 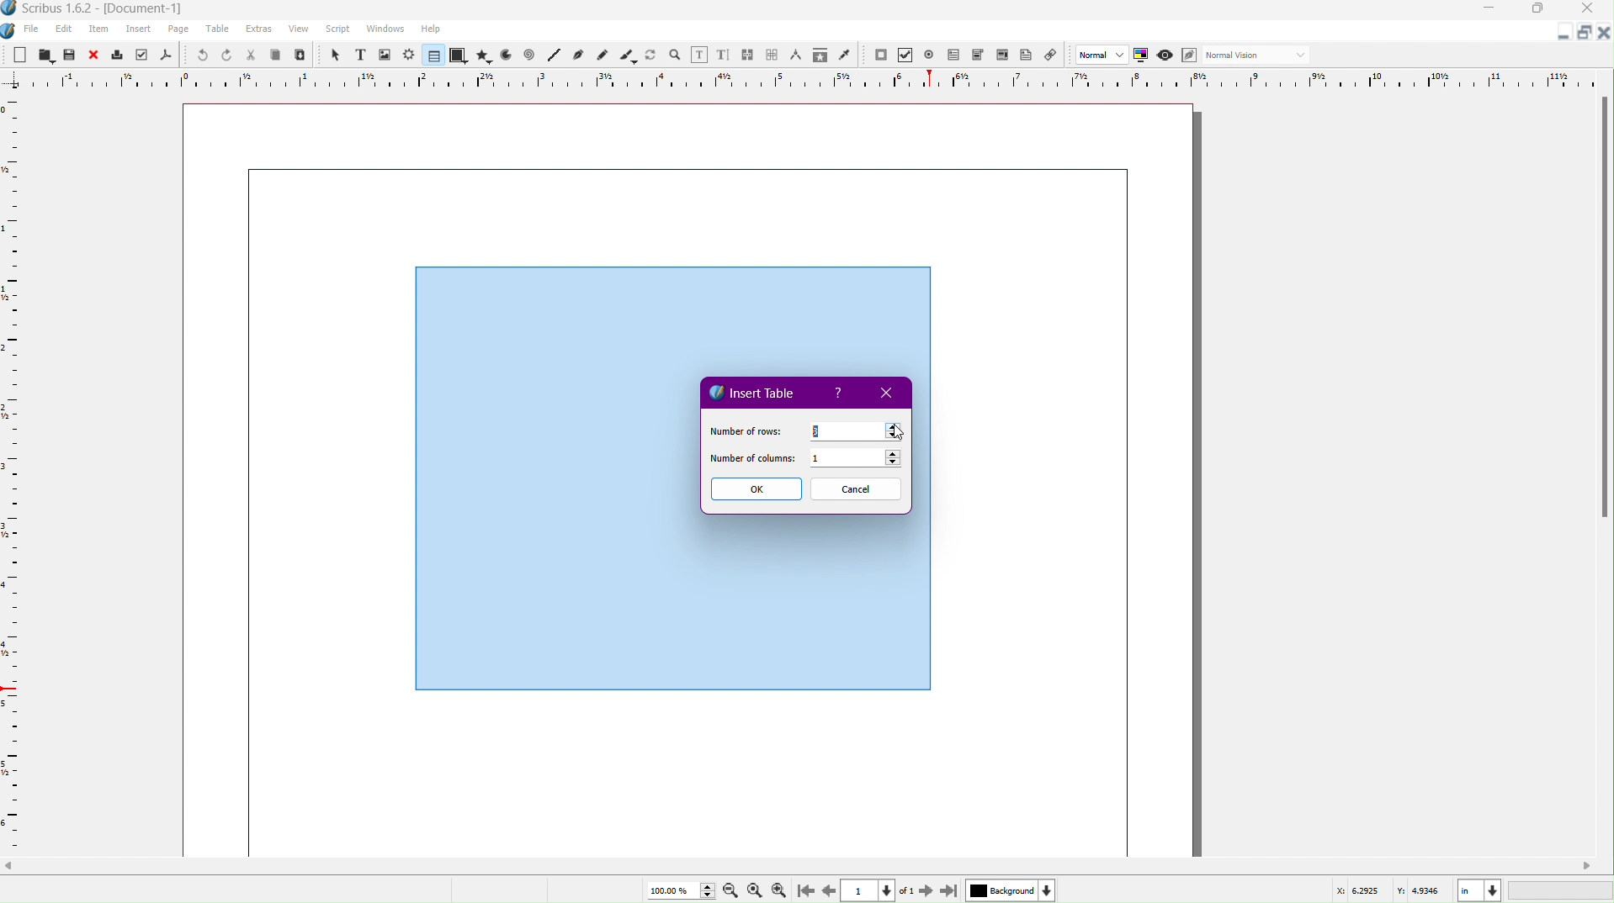 What do you see at coordinates (675, 54) in the screenshot?
I see `Zoom in or out` at bounding box center [675, 54].